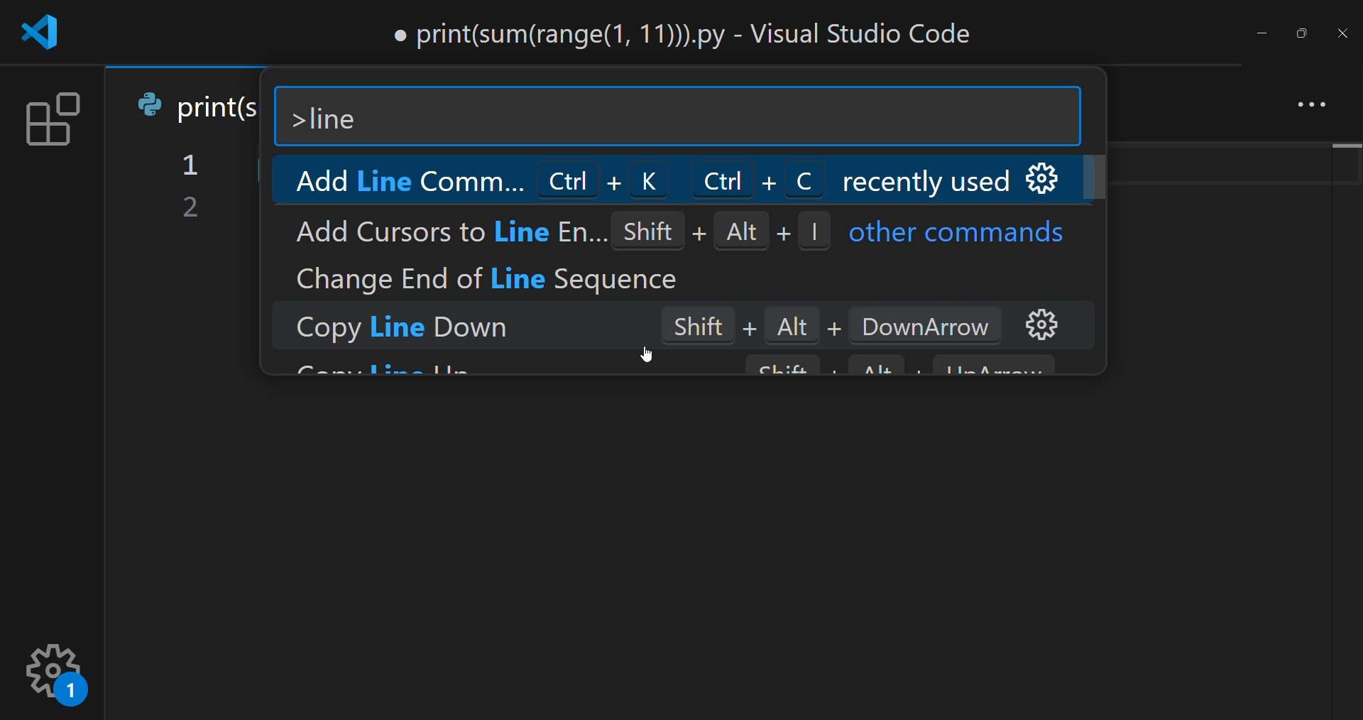 The width and height of the screenshot is (1363, 720). What do you see at coordinates (1106, 180) in the screenshot?
I see `scroll bar` at bounding box center [1106, 180].